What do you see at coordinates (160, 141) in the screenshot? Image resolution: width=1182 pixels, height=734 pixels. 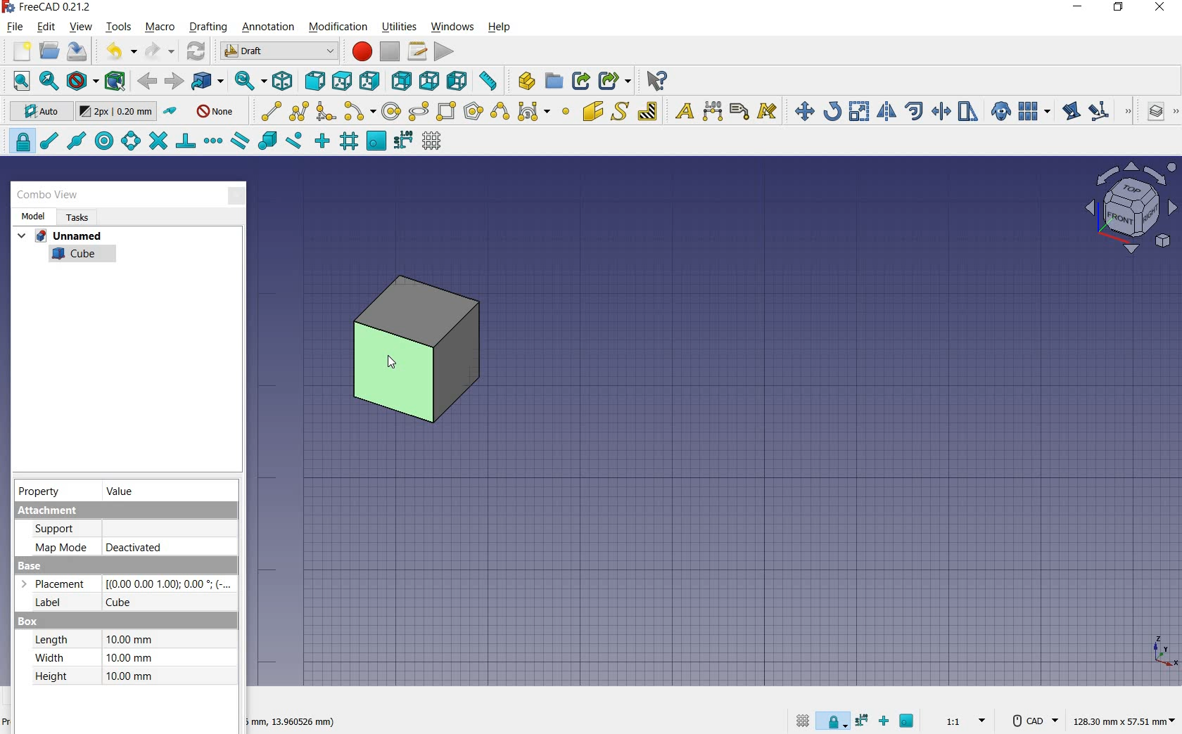 I see `snap intersection` at bounding box center [160, 141].